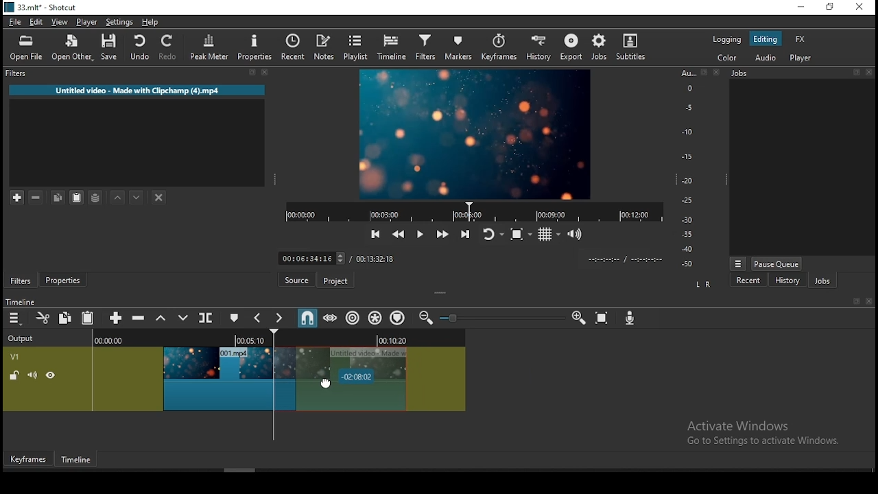  Describe the element at coordinates (632, 320) in the screenshot. I see `` at that location.